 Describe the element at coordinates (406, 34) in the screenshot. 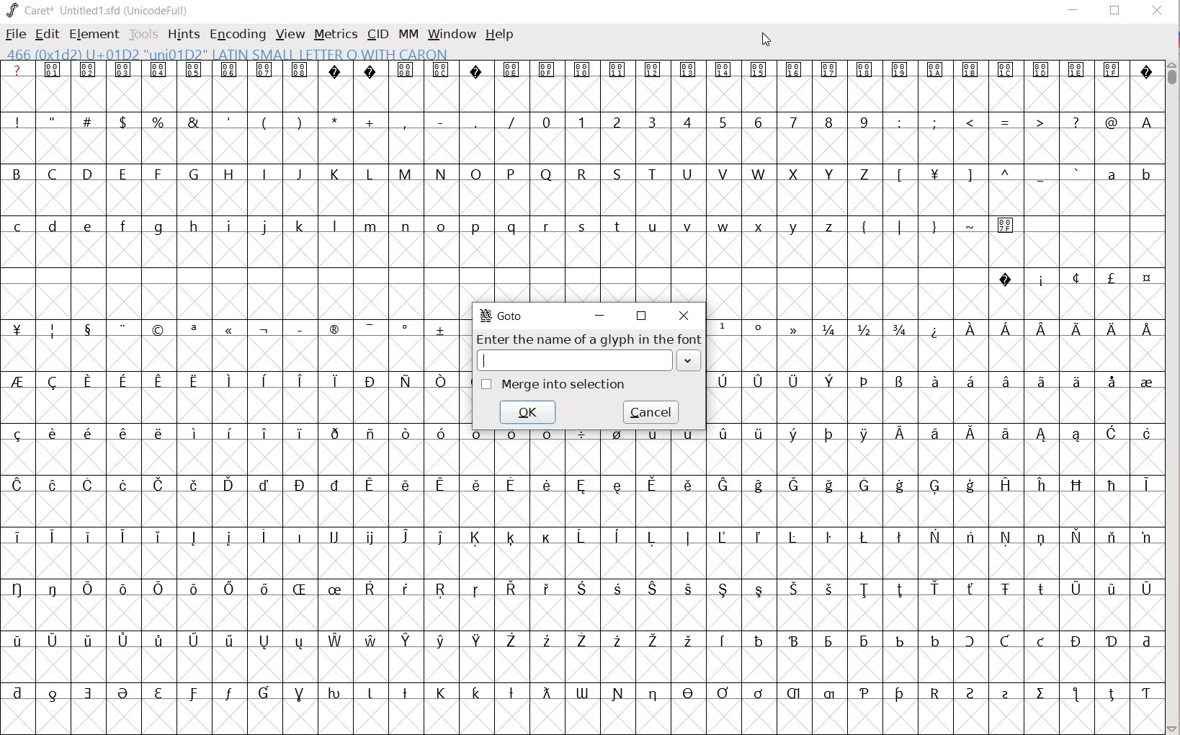

I see `MM` at that location.